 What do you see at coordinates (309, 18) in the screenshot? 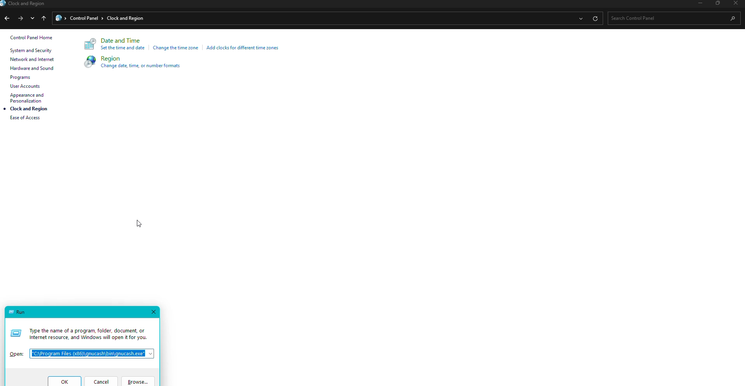
I see `File path` at bounding box center [309, 18].